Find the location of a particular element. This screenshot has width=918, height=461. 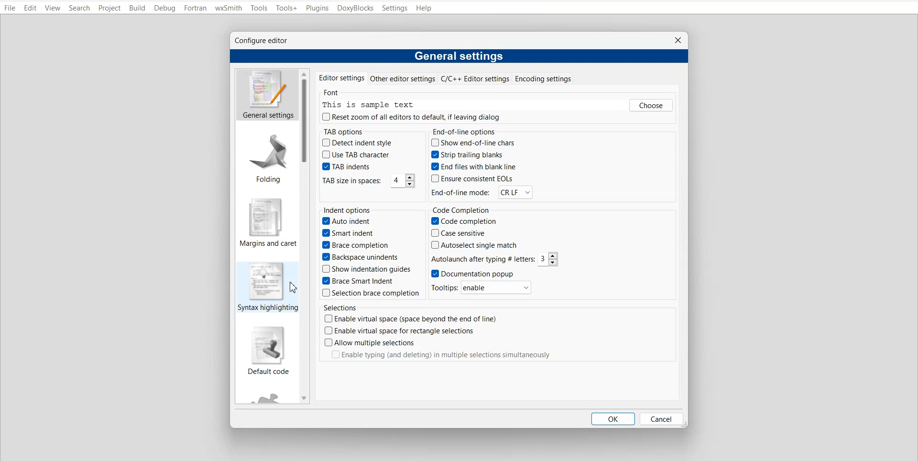

Documentation Popup is located at coordinates (472, 273).